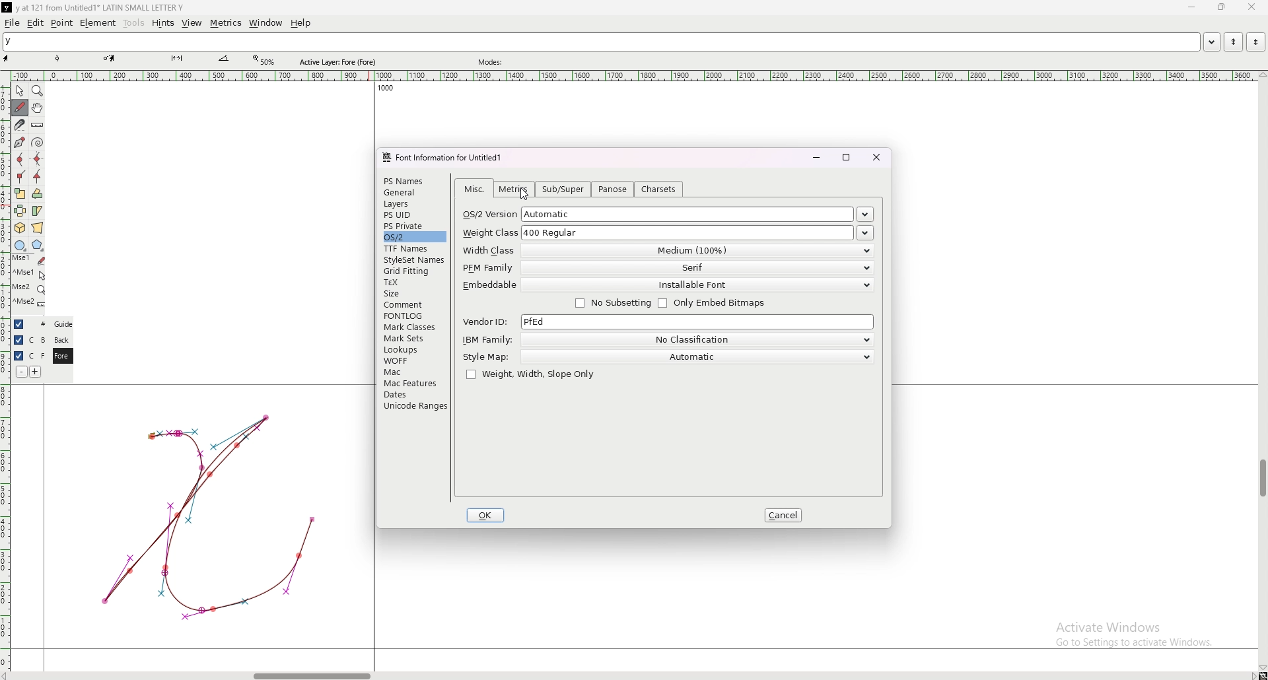 This screenshot has width=1268, height=680. What do you see at coordinates (28, 289) in the screenshot?
I see `mse 2` at bounding box center [28, 289].